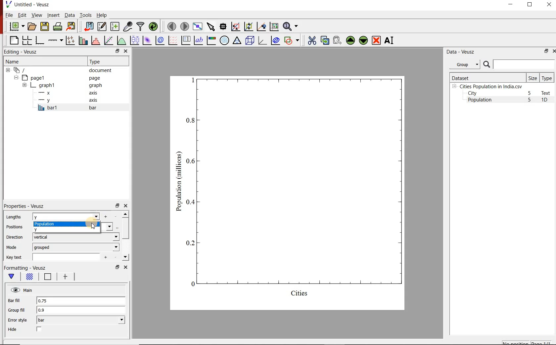  I want to click on Positions, so click(14, 227).